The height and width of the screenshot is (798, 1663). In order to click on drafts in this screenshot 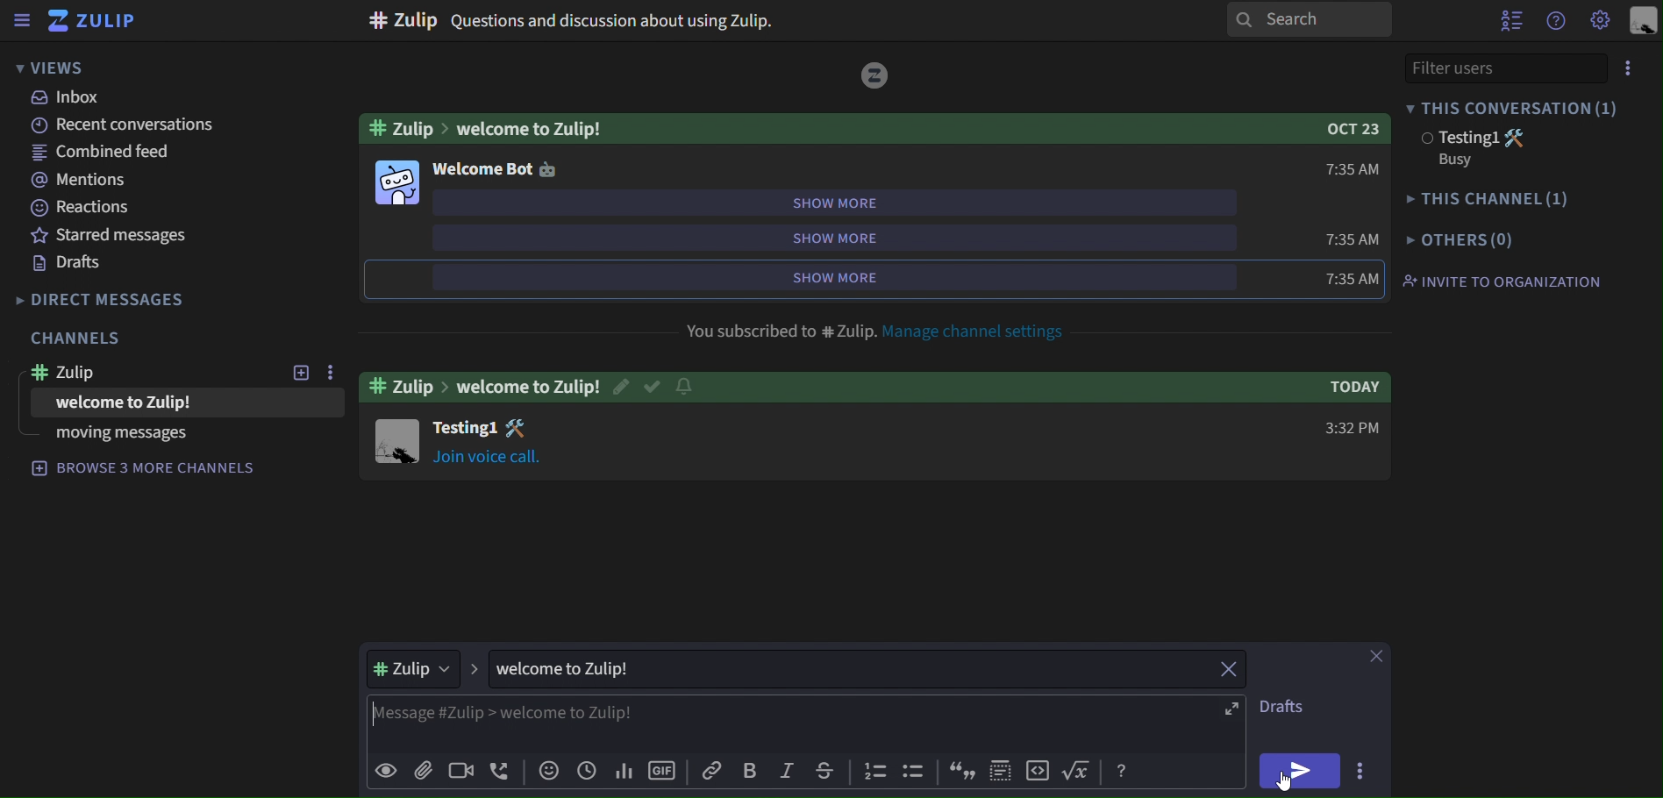, I will do `click(67, 263)`.